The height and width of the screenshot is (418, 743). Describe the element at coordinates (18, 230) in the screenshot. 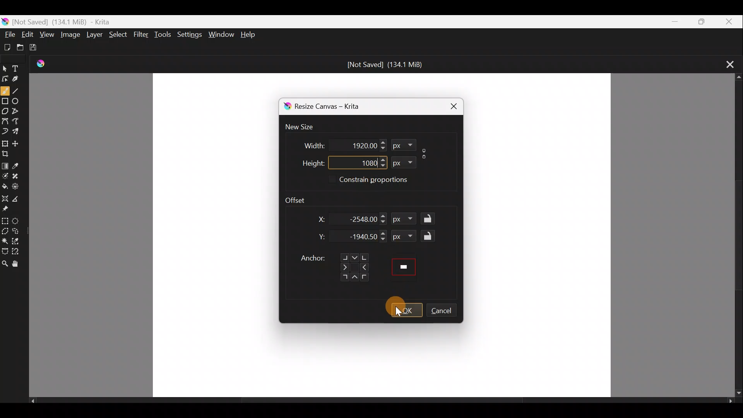

I see `Freehand selection tool` at that location.